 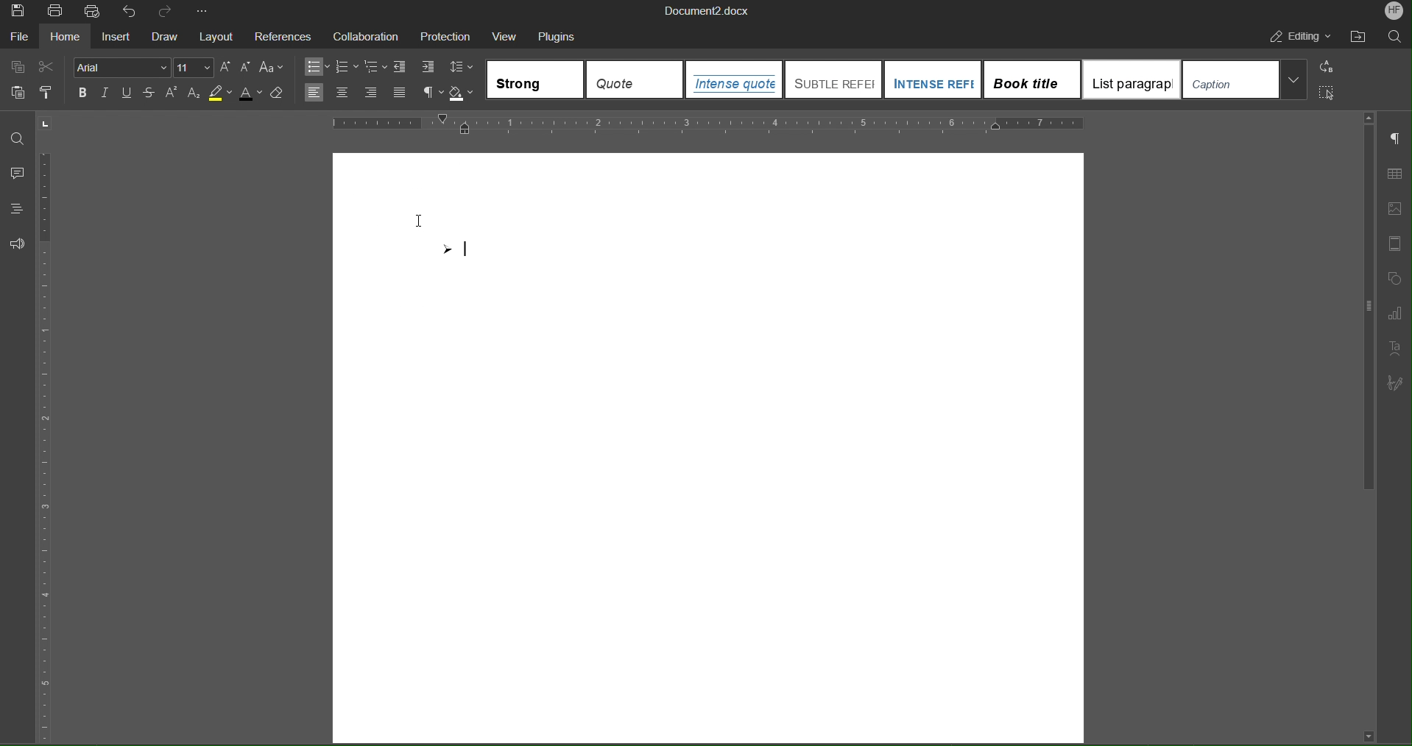 I want to click on Decrease Indent, so click(x=402, y=65).